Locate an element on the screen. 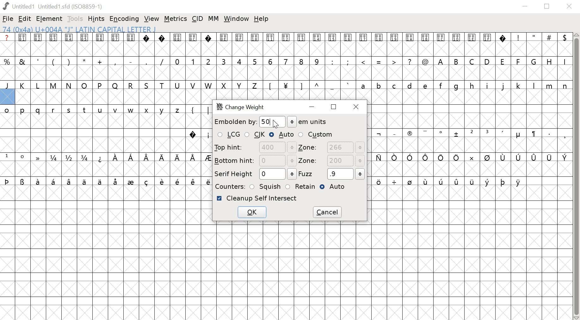 Image resolution: width=580 pixels, height=320 pixels. symbols is located at coordinates (107, 181).